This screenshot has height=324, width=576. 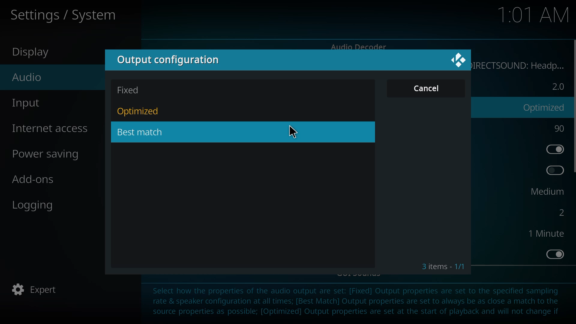 What do you see at coordinates (553, 170) in the screenshot?
I see `enable` at bounding box center [553, 170].